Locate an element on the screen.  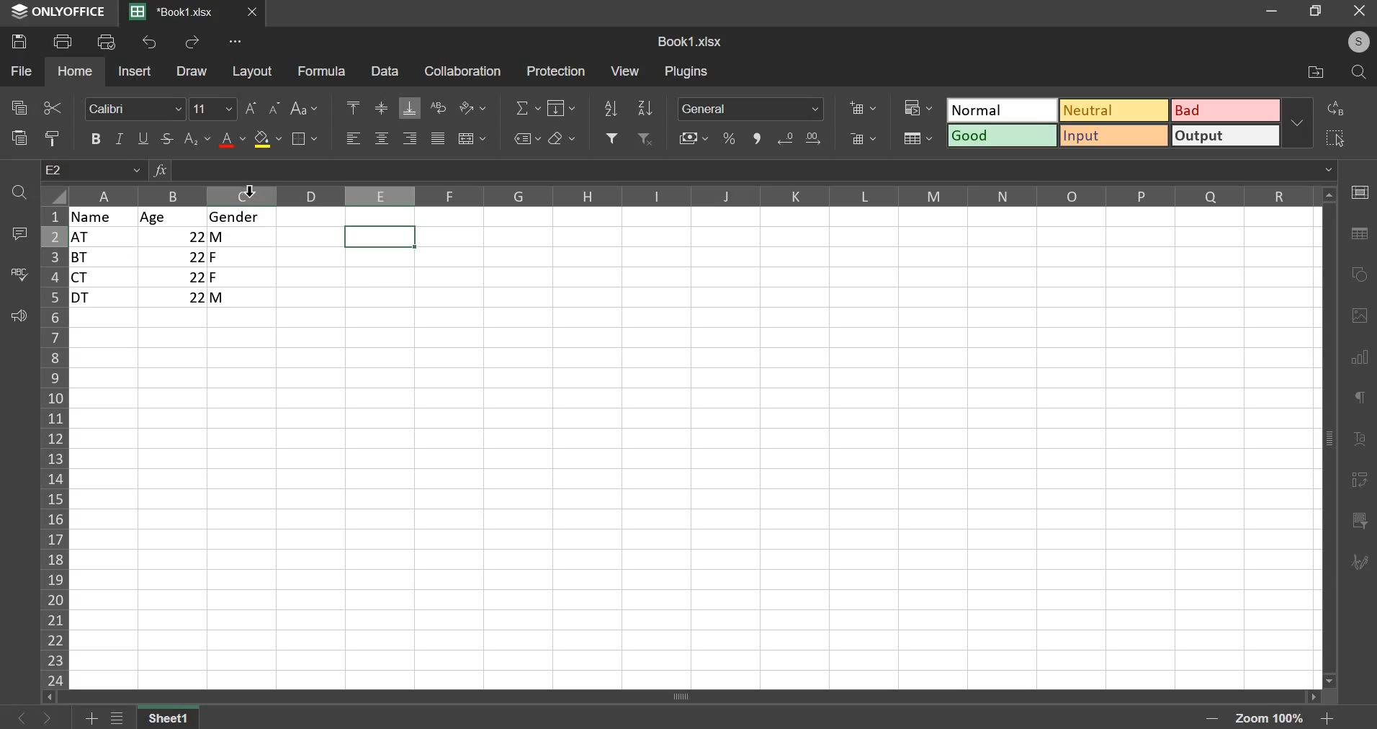
view is located at coordinates (625, 70).